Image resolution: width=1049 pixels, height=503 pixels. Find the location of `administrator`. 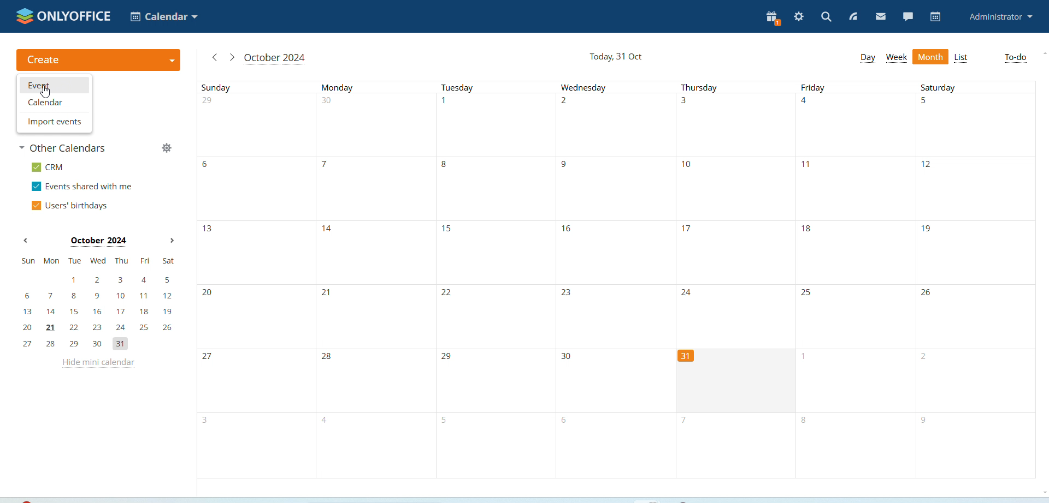

administrator is located at coordinates (1001, 16).